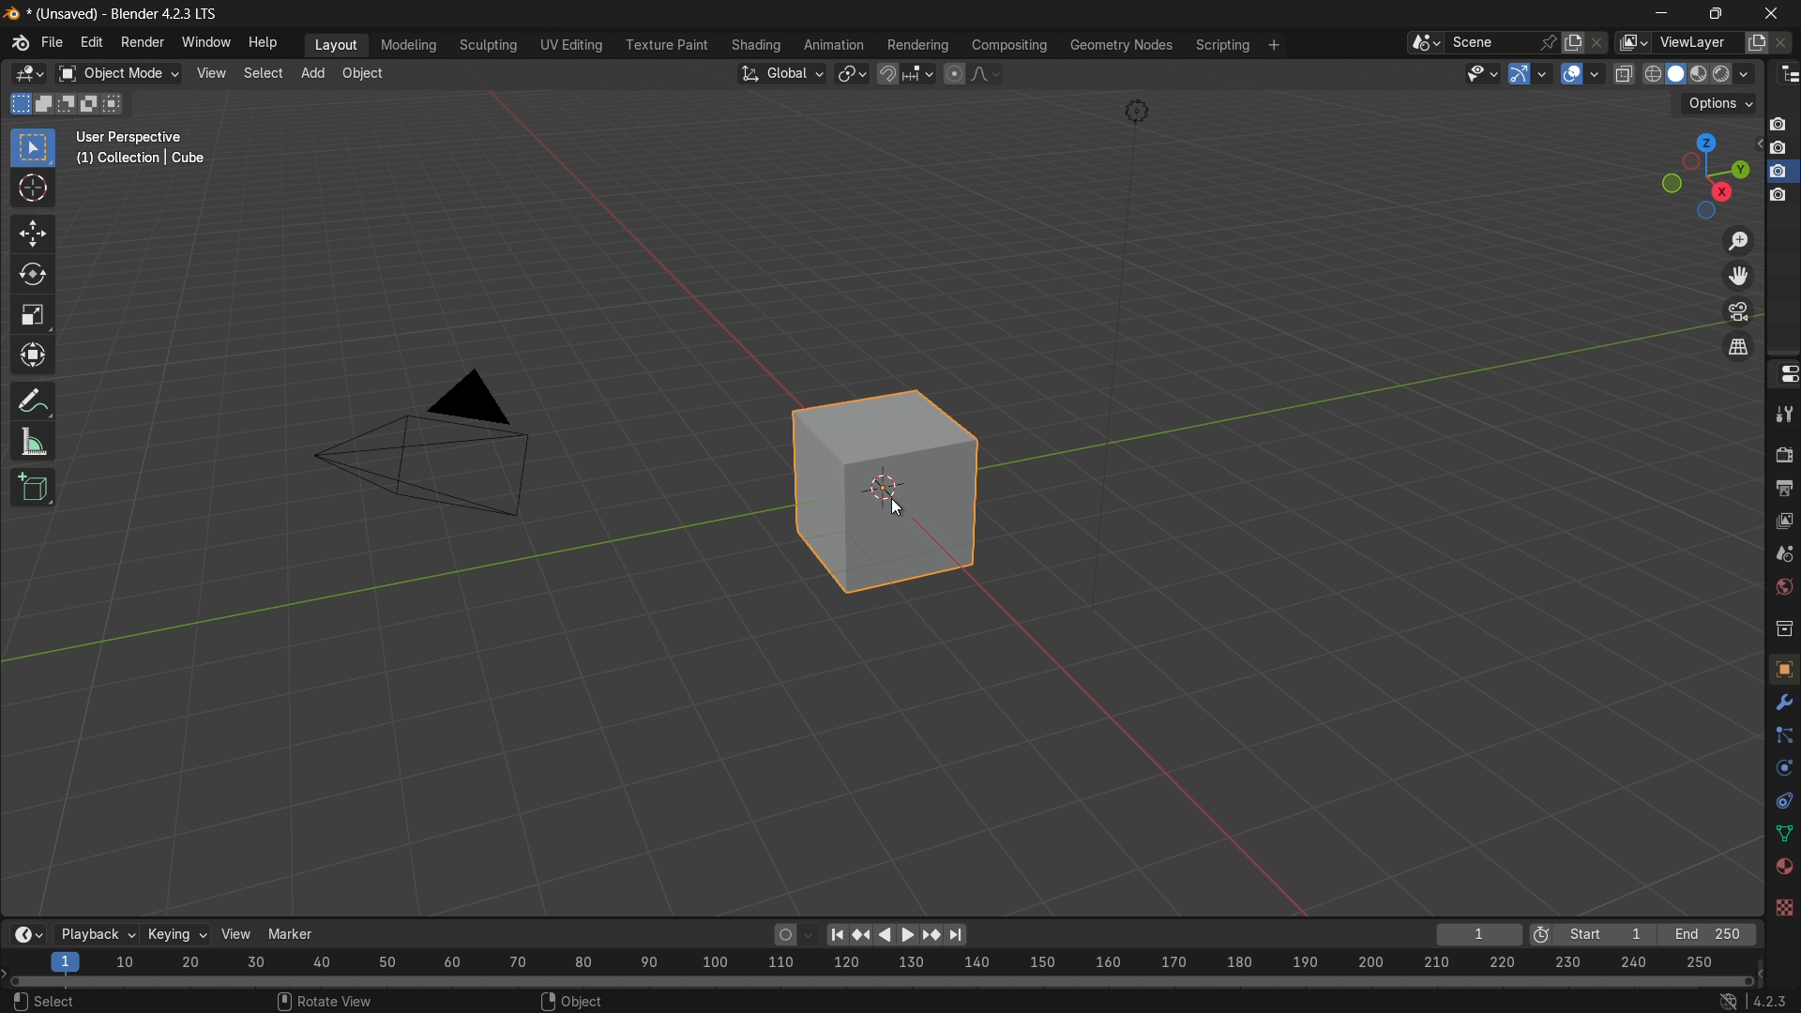 Image resolution: width=1801 pixels, height=1013 pixels. Describe the element at coordinates (1545, 73) in the screenshot. I see `gizmos` at that location.